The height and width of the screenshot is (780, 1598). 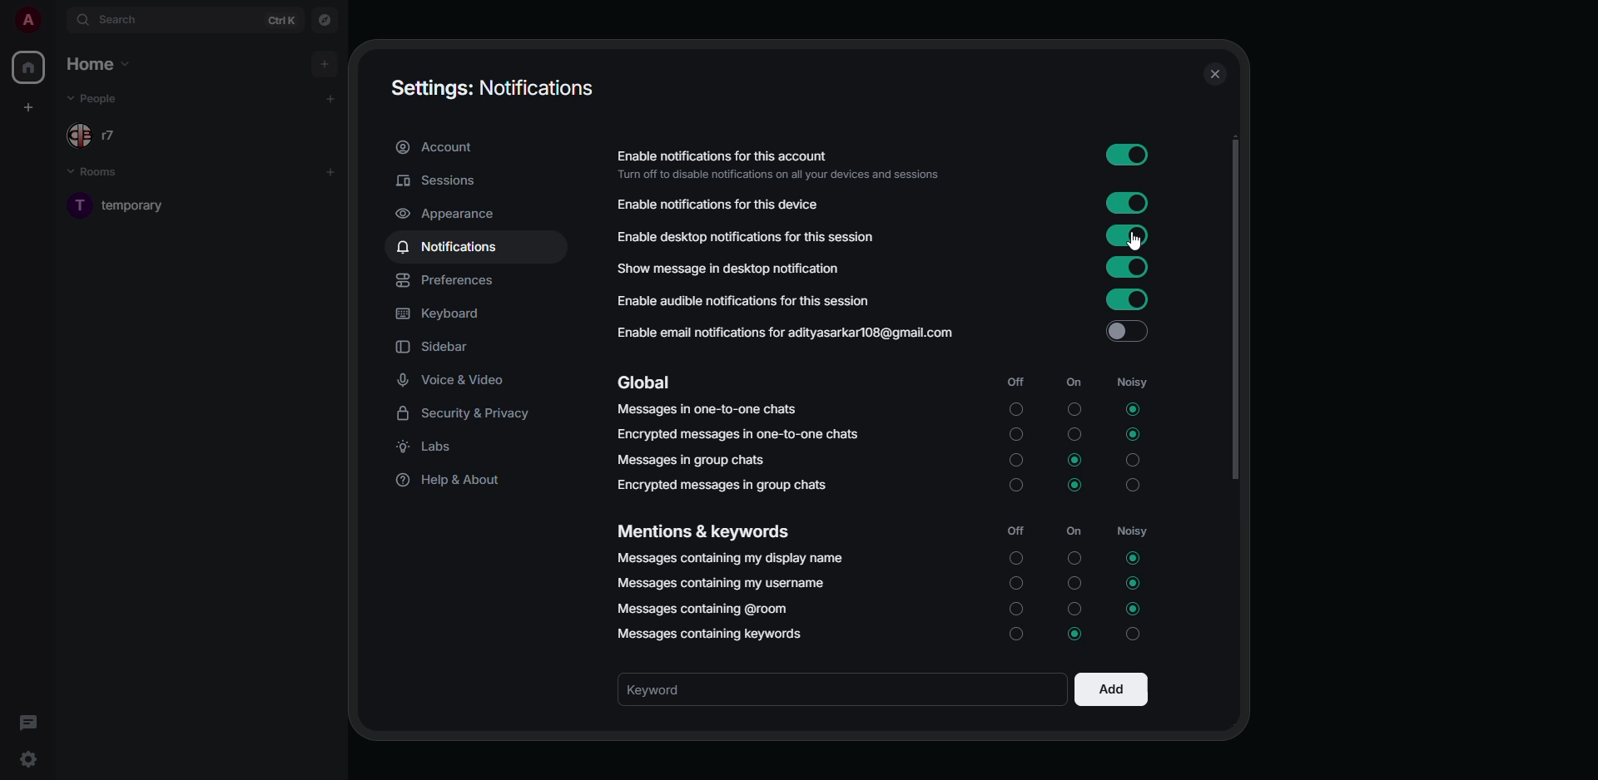 I want to click on turn off, so click(x=1077, y=608).